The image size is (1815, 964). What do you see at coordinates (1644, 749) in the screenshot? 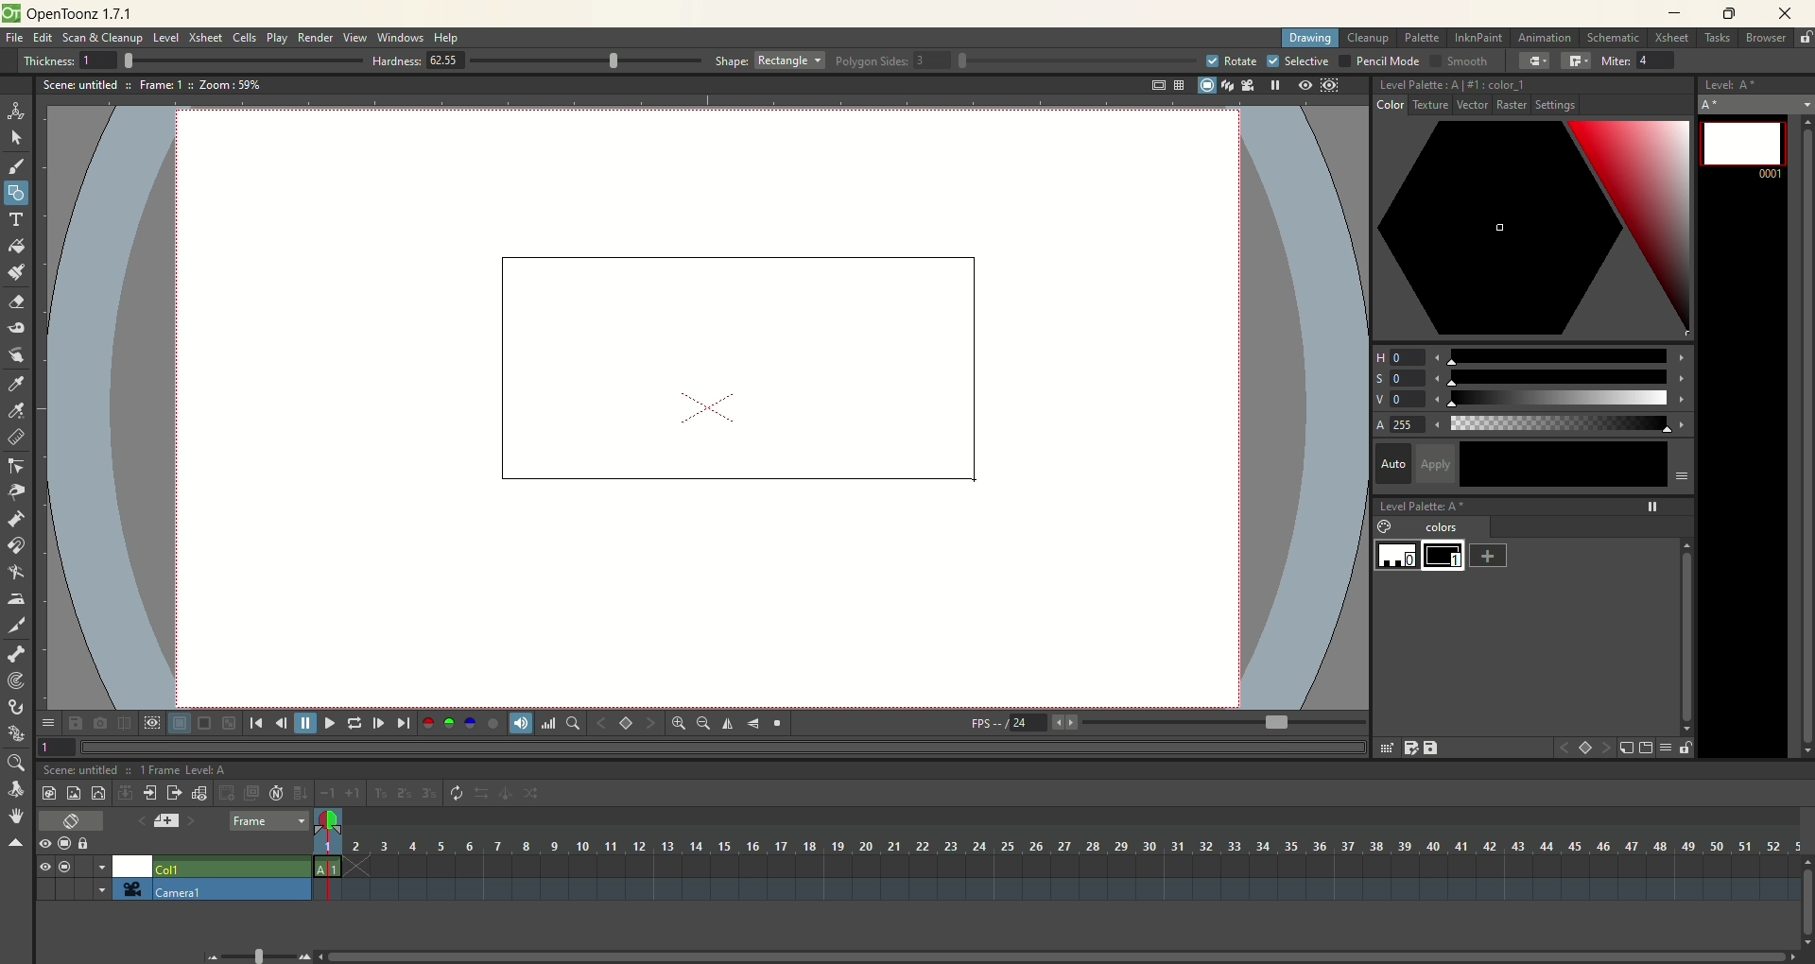
I see `new page` at bounding box center [1644, 749].